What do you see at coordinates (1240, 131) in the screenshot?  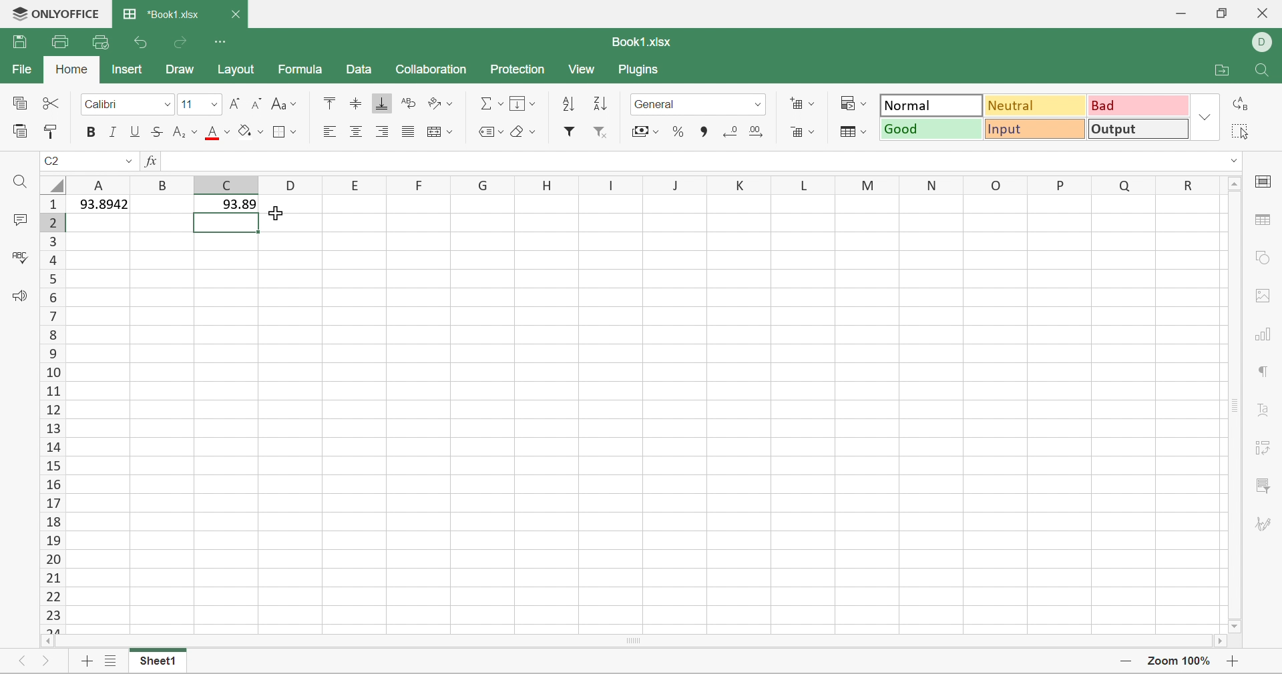 I see `Select all` at bounding box center [1240, 131].